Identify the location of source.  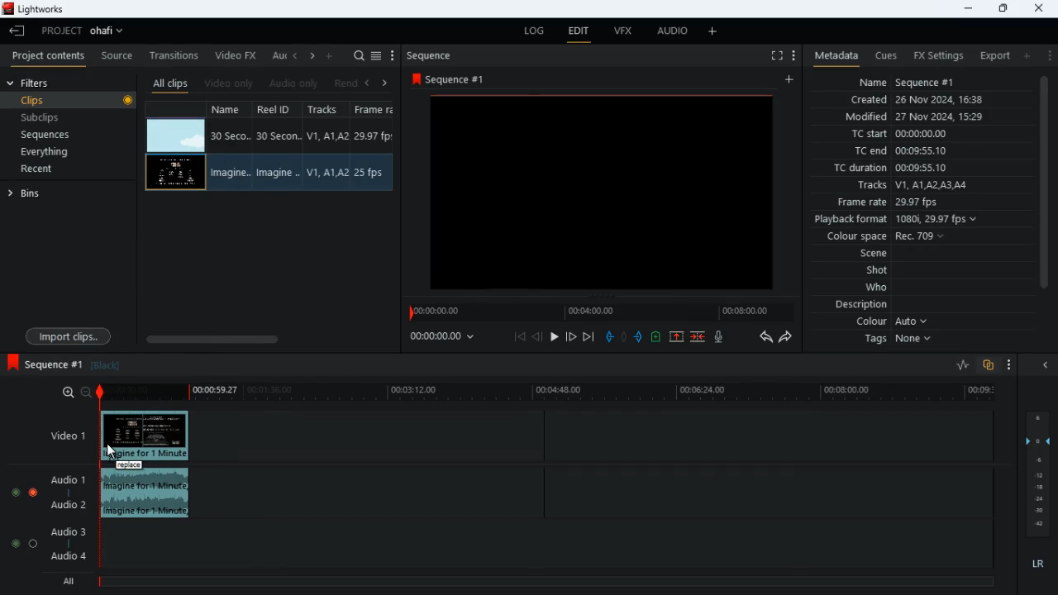
(117, 56).